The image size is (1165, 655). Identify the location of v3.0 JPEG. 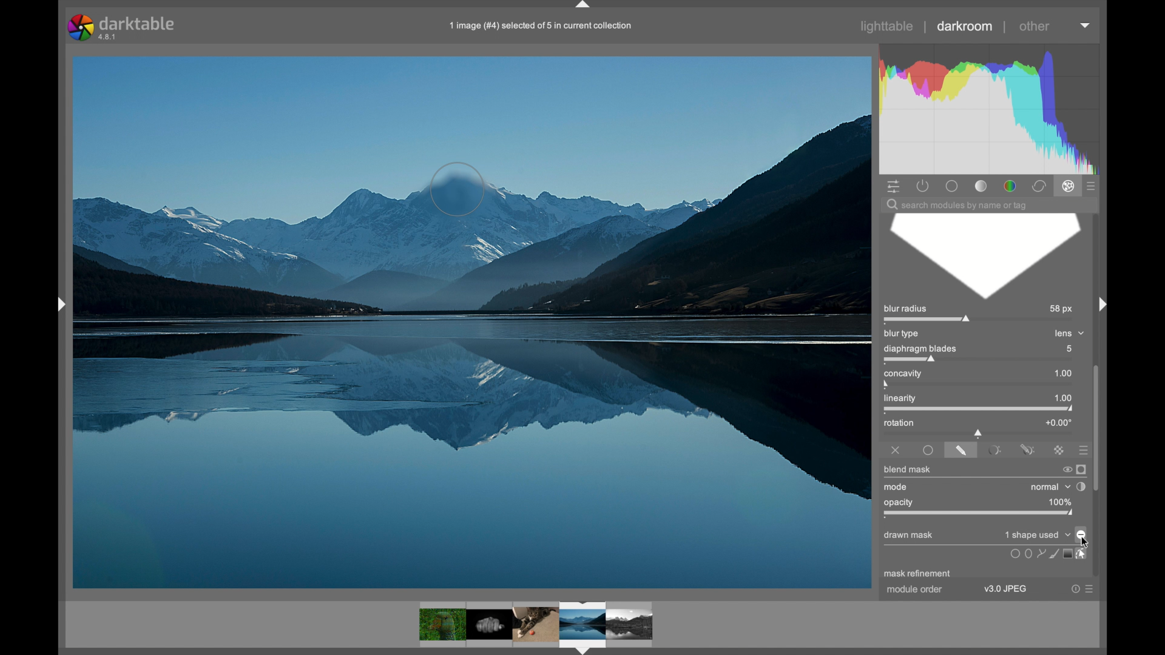
(1008, 591).